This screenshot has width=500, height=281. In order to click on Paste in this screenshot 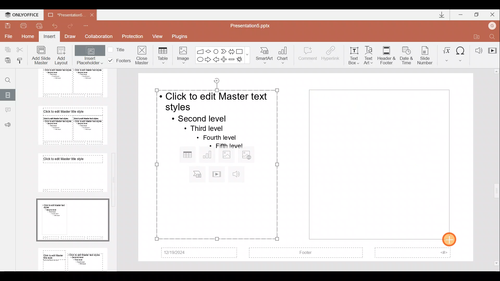, I will do `click(8, 61)`.